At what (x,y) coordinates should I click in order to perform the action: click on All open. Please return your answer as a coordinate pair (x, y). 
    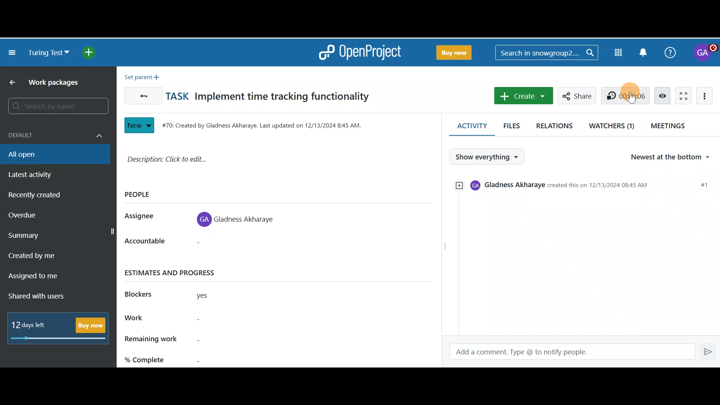
    Looking at the image, I should click on (50, 154).